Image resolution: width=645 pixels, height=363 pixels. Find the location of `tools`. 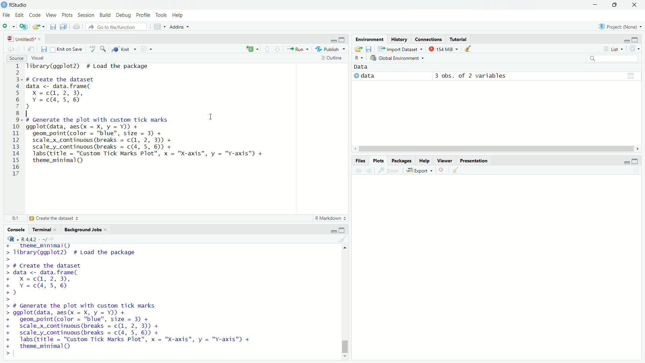

tools is located at coordinates (162, 14).